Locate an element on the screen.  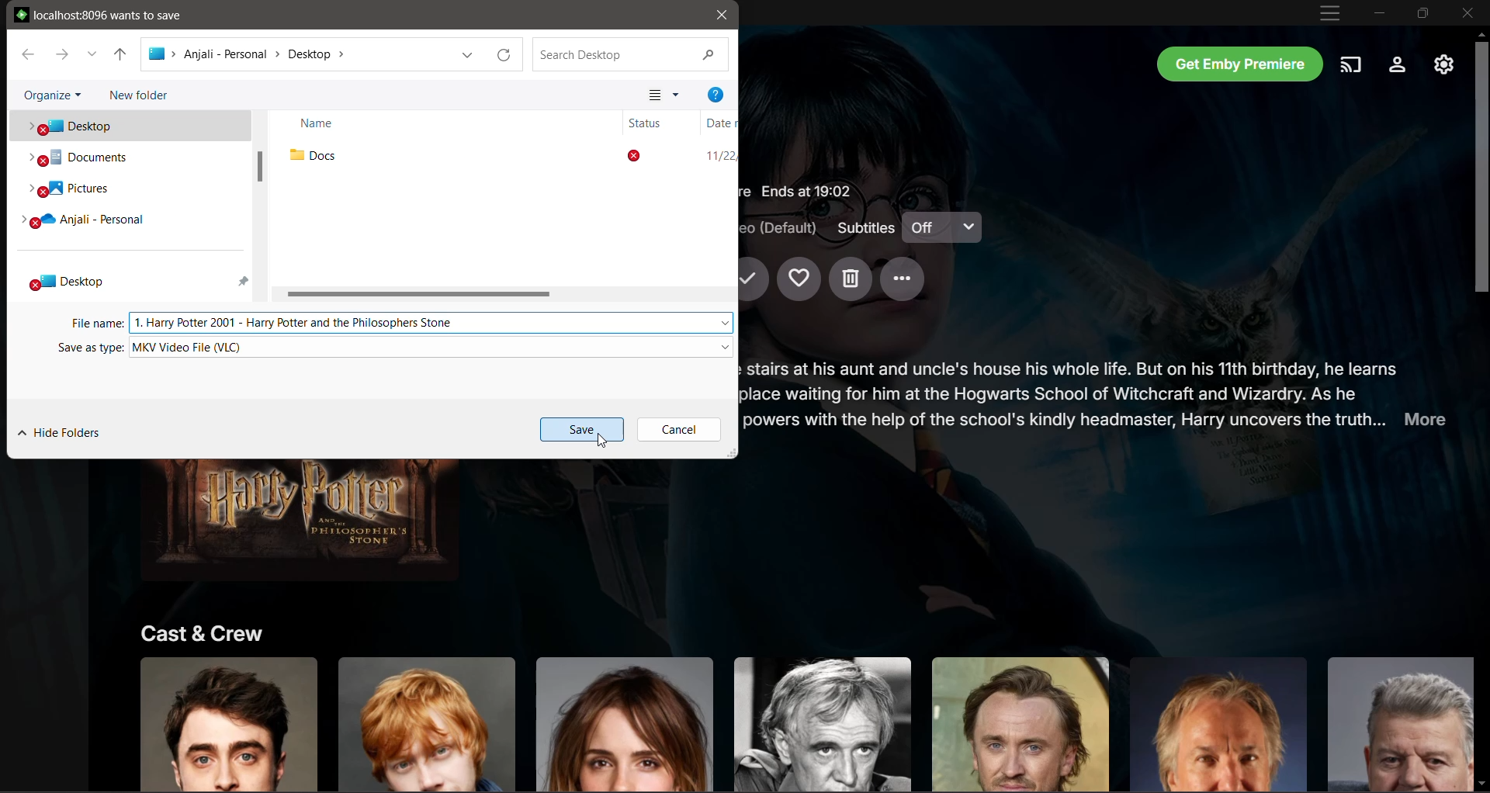
Personal folder is located at coordinates (127, 220).